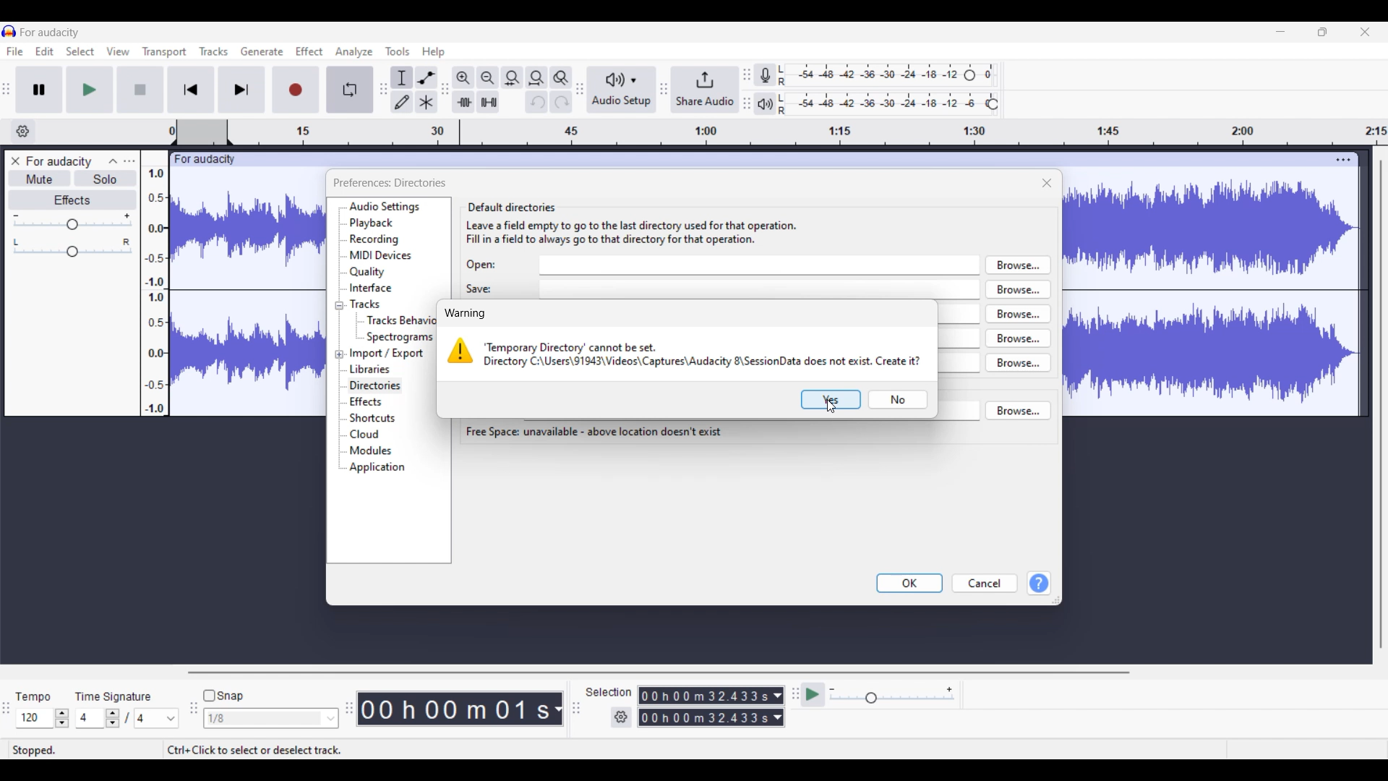 This screenshot has width=1388, height=781. Describe the element at coordinates (536, 78) in the screenshot. I see `Fit project to width` at that location.